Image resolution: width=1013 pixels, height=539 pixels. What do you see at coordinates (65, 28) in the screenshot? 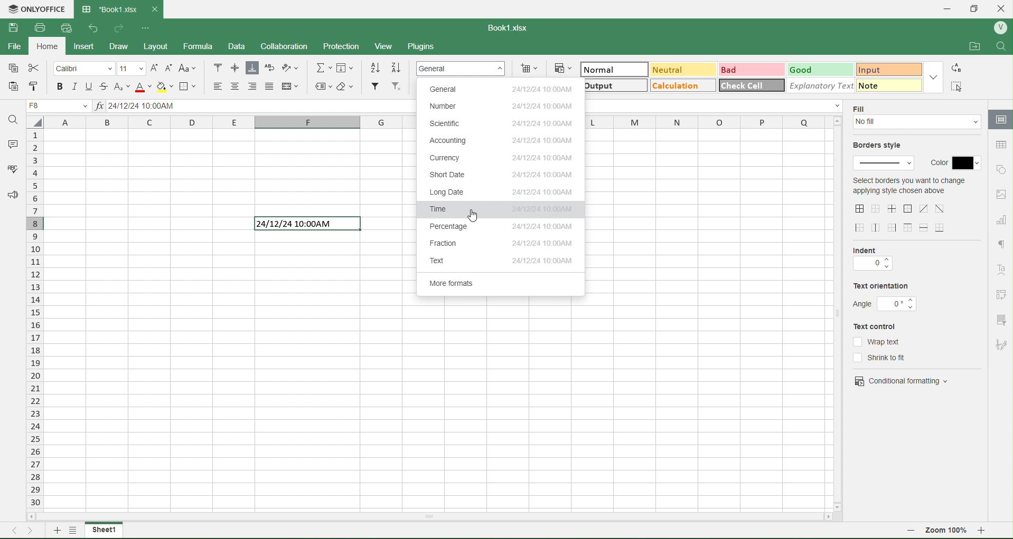
I see `Quick Print` at bounding box center [65, 28].